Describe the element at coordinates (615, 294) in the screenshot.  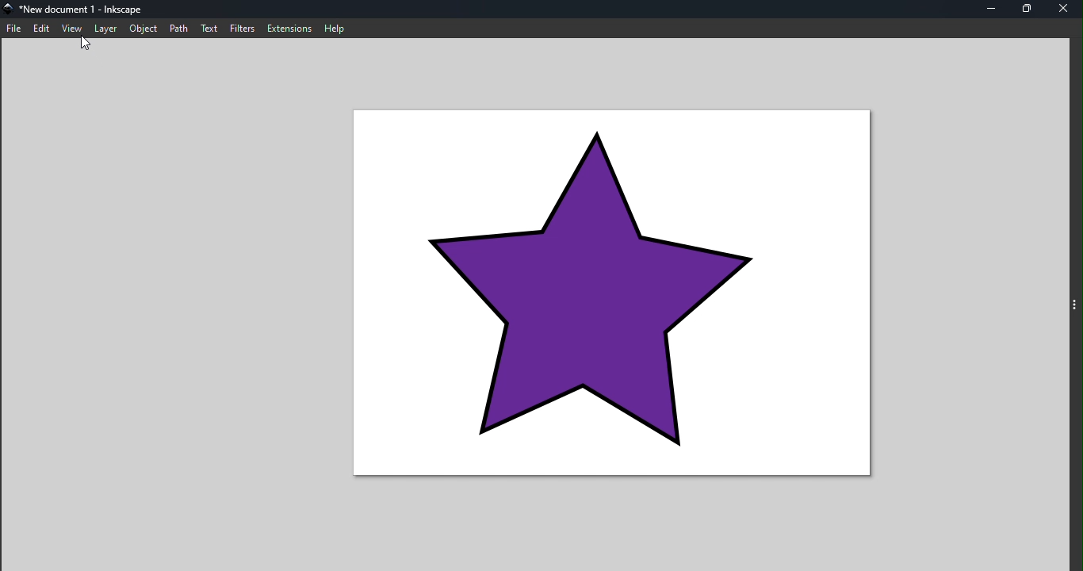
I see `Canvas` at that location.